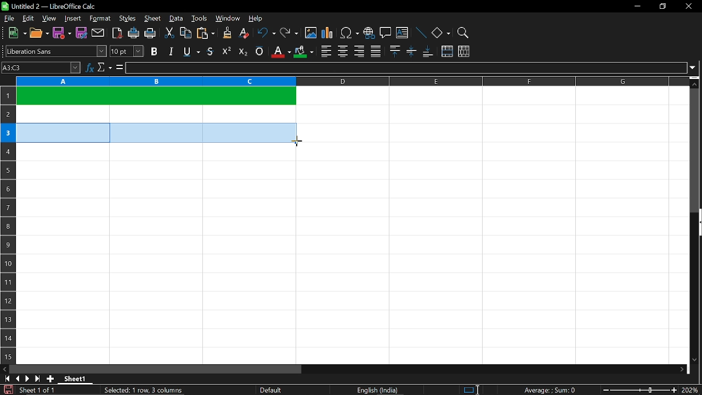 Image resolution: width=702 pixels, height=395 pixels. I want to click on merge cells, so click(447, 52).